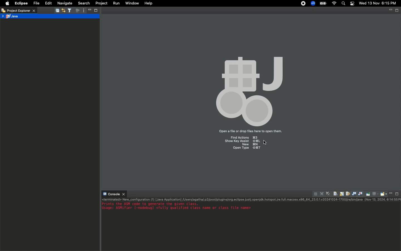 The image size is (401, 251). I want to click on Show console when standard out changes, so click(355, 194).